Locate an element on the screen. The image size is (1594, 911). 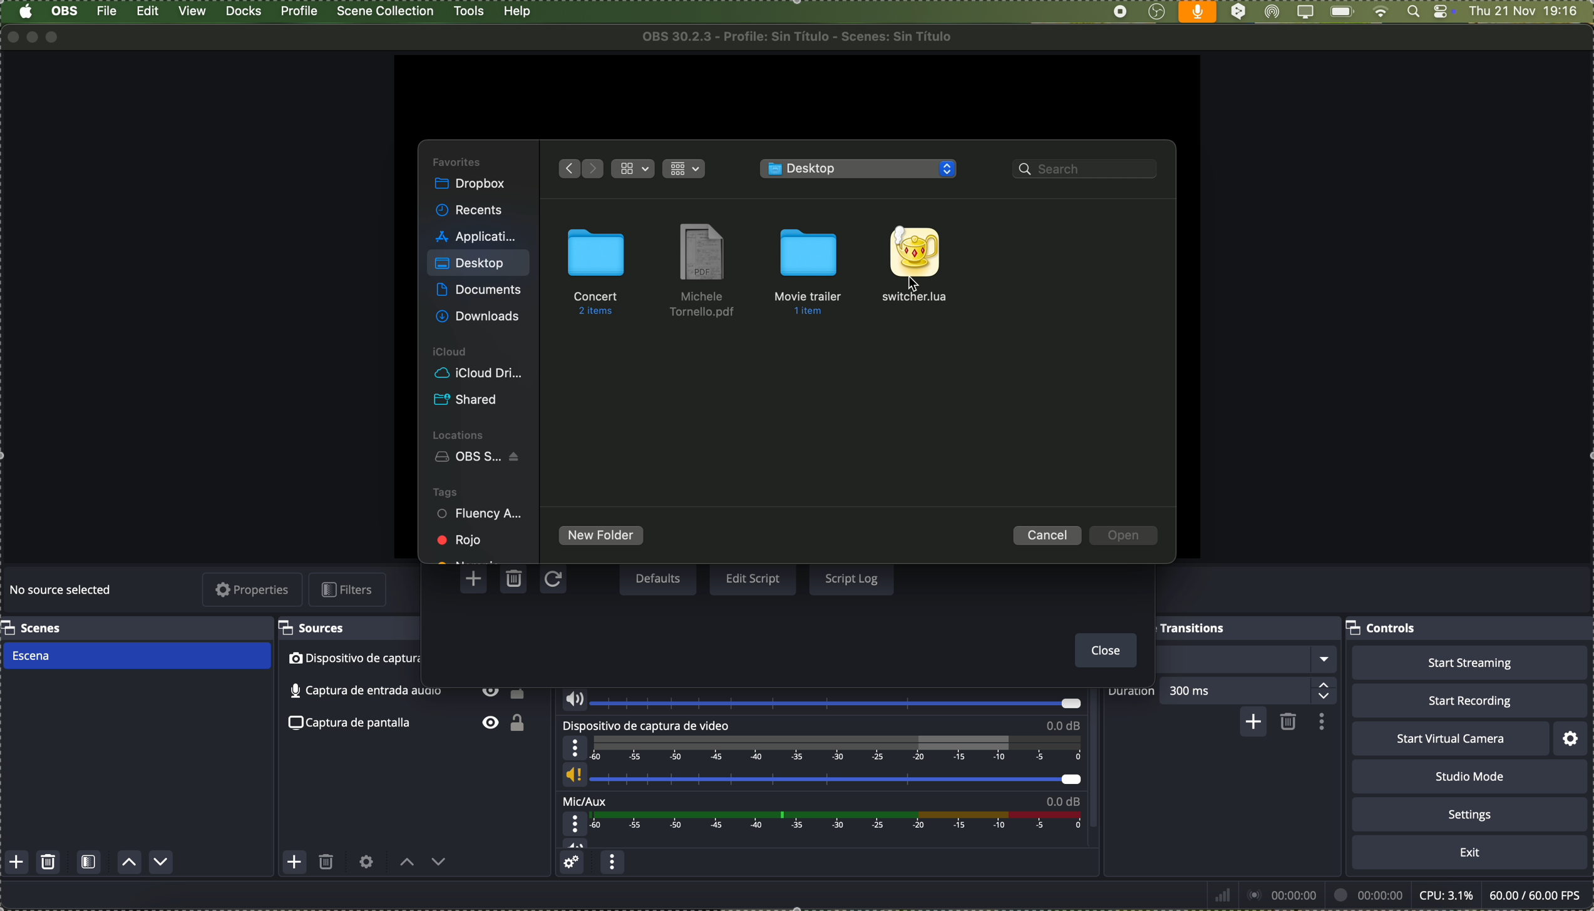
Spotlight search is located at coordinates (1411, 12).